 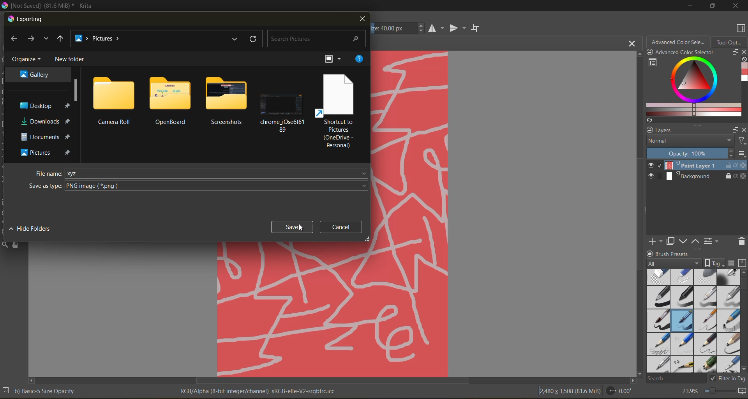 What do you see at coordinates (435, 28) in the screenshot?
I see `flip horizontally` at bounding box center [435, 28].